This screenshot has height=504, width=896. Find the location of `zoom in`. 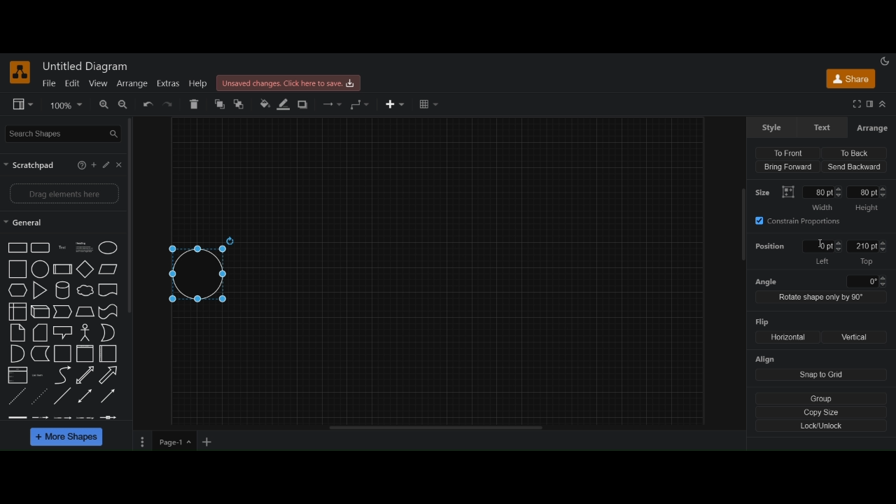

zoom in is located at coordinates (102, 105).